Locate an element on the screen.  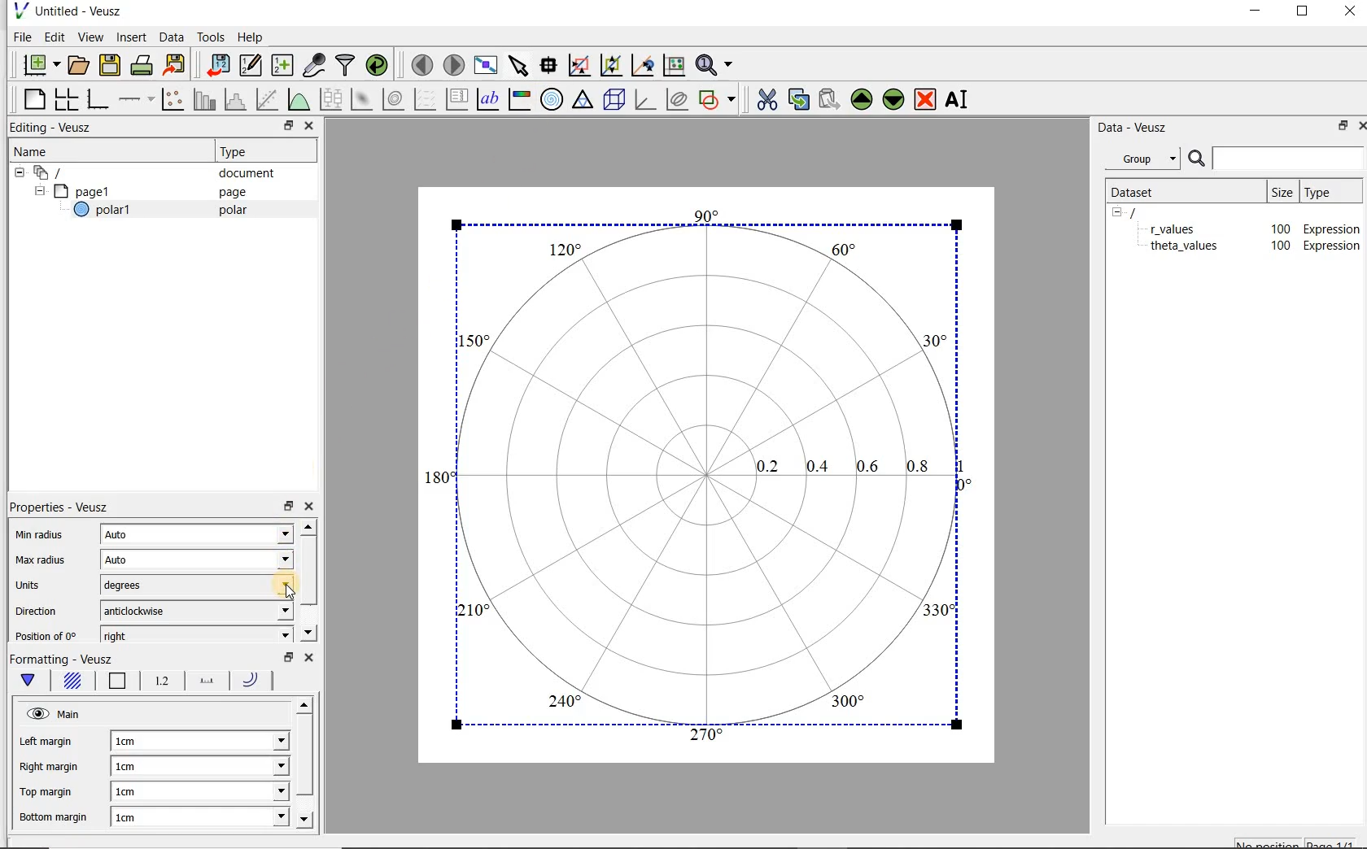
Left margin is located at coordinates (46, 741).